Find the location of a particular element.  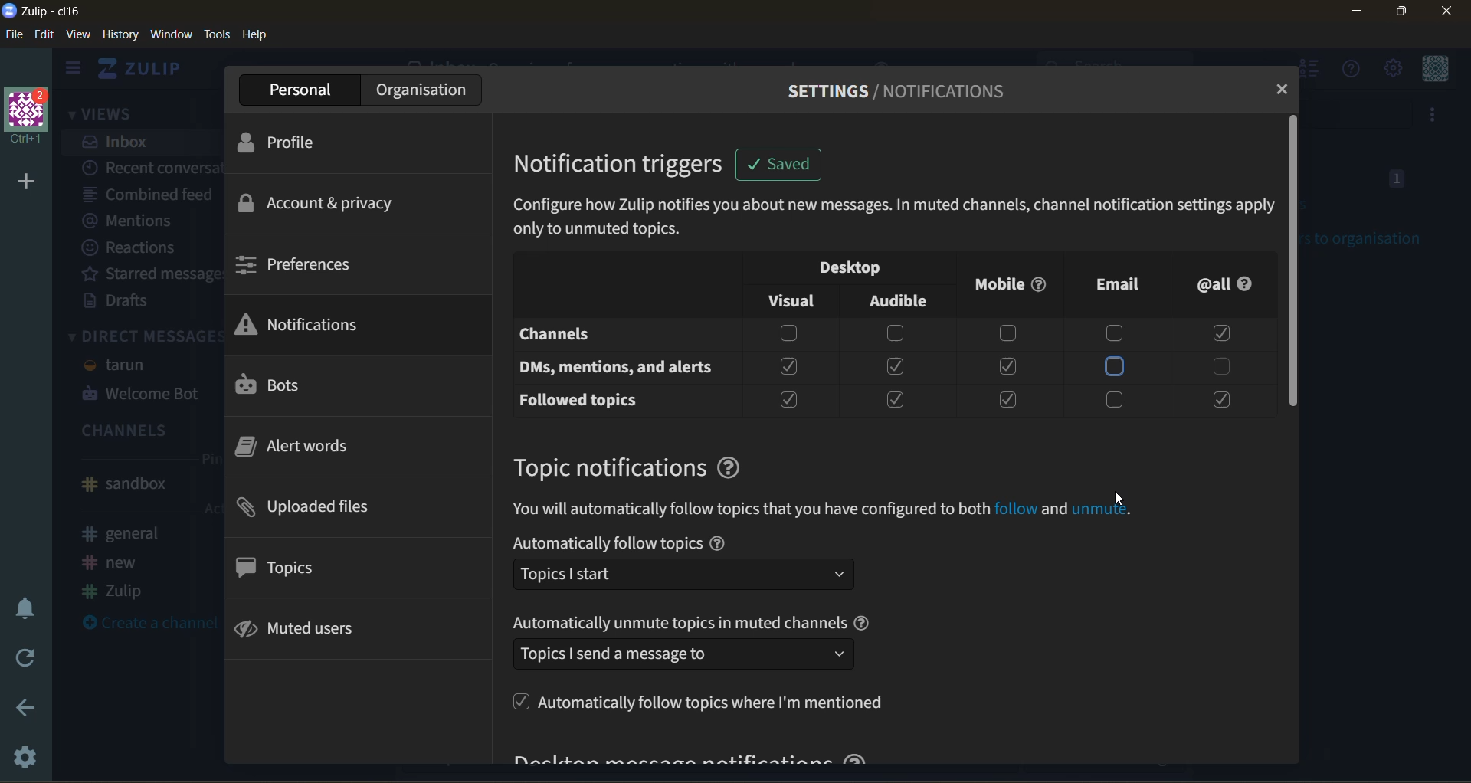

cursor is located at coordinates (1124, 500).